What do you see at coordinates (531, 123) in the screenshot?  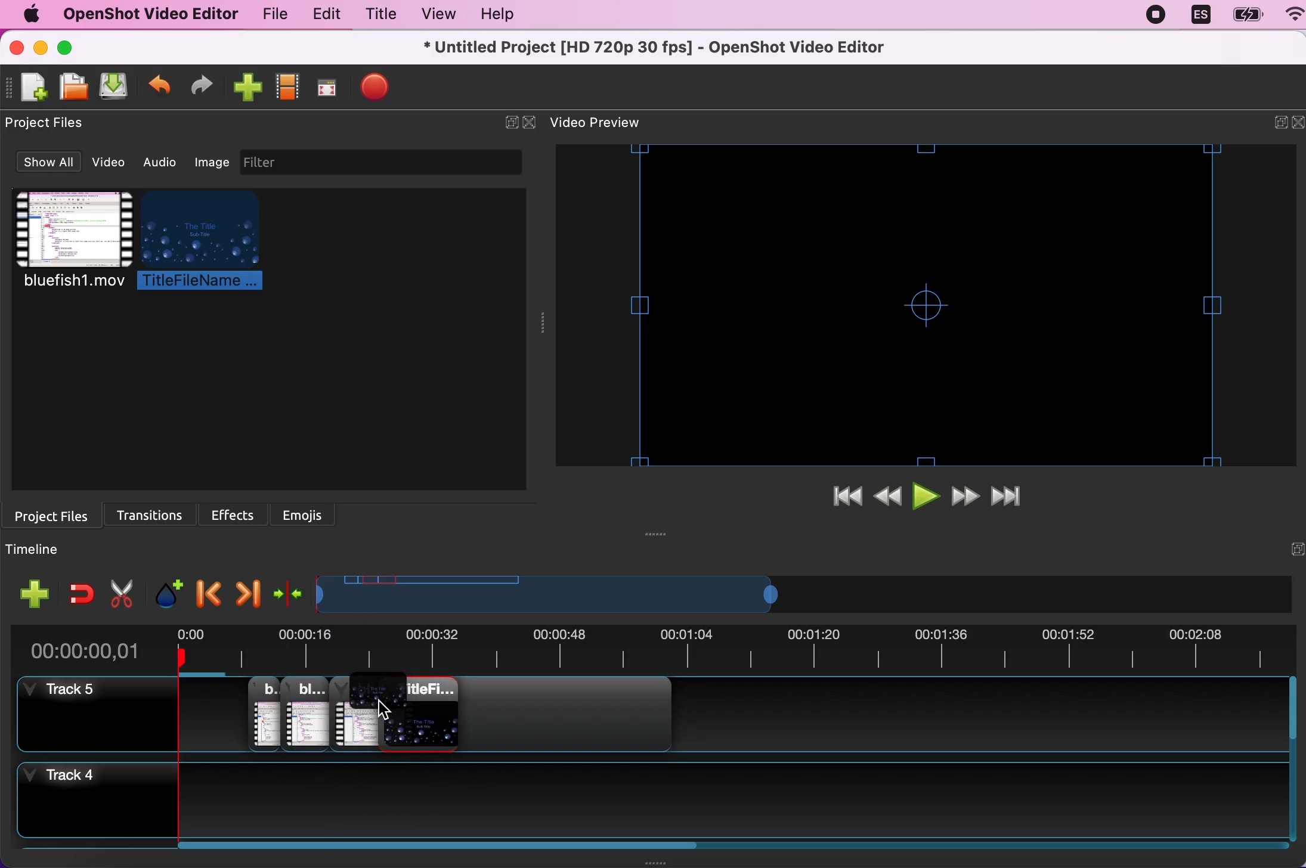 I see `close` at bounding box center [531, 123].